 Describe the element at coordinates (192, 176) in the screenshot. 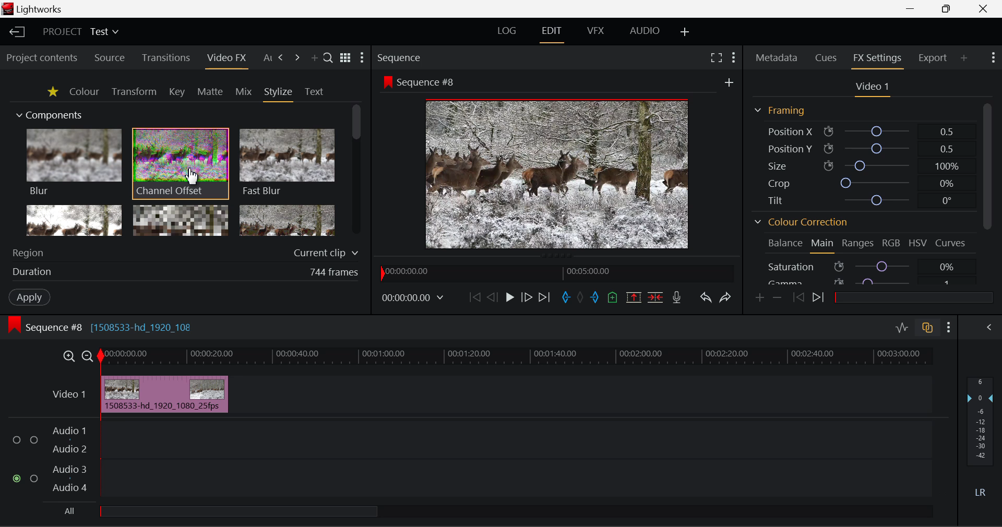

I see `Cursor Position` at that location.